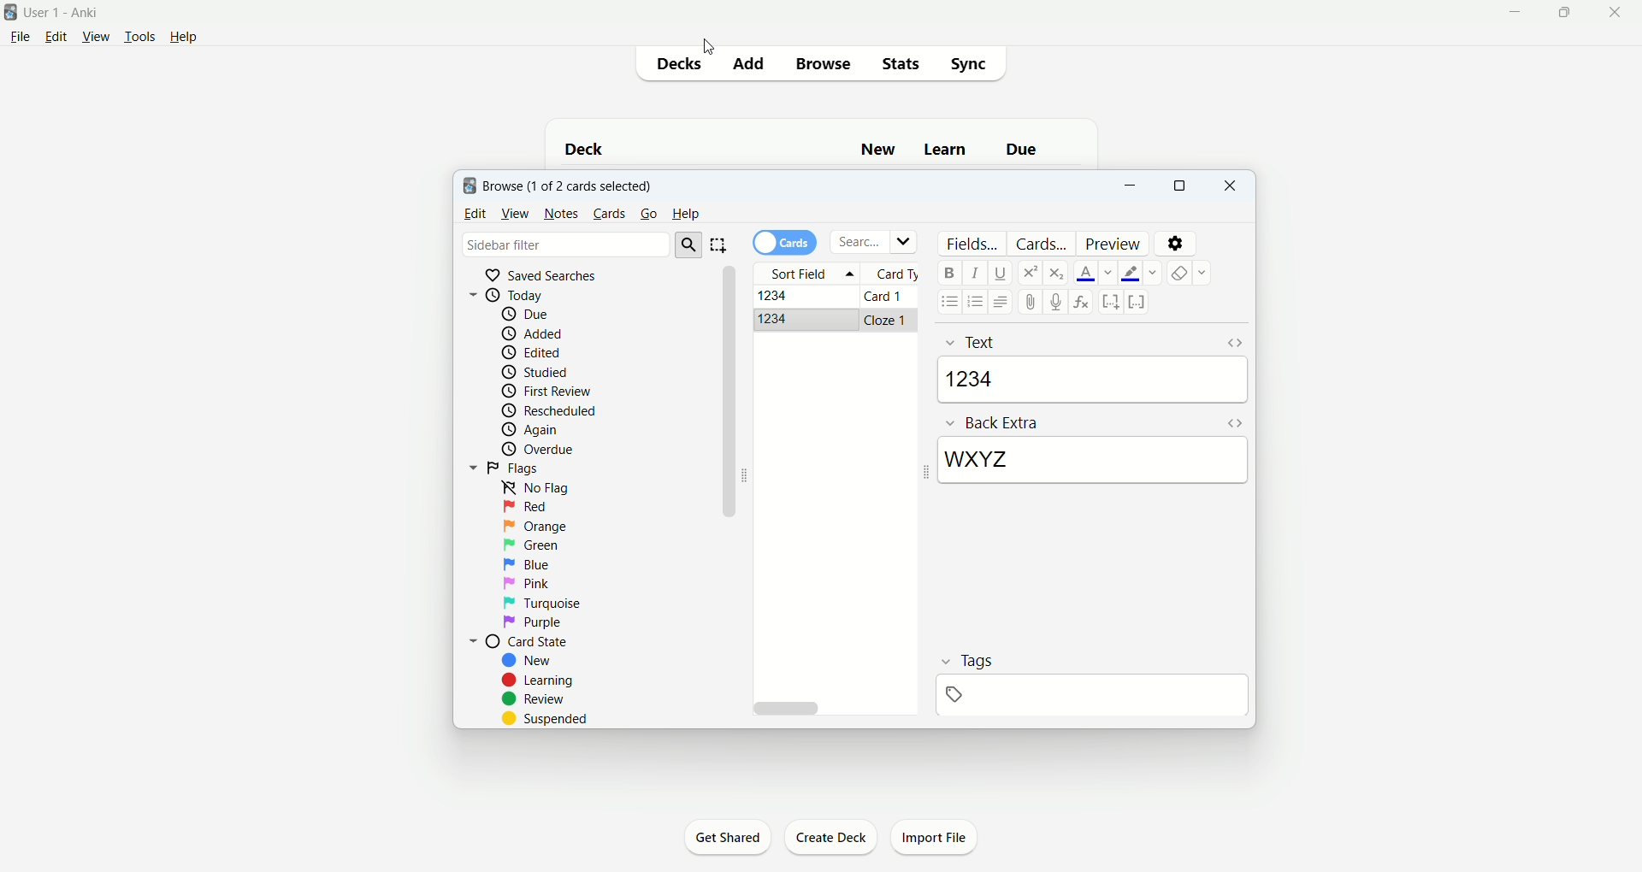 This screenshot has height=872, width=1642. Describe the element at coordinates (1516, 11) in the screenshot. I see `minimize` at that location.